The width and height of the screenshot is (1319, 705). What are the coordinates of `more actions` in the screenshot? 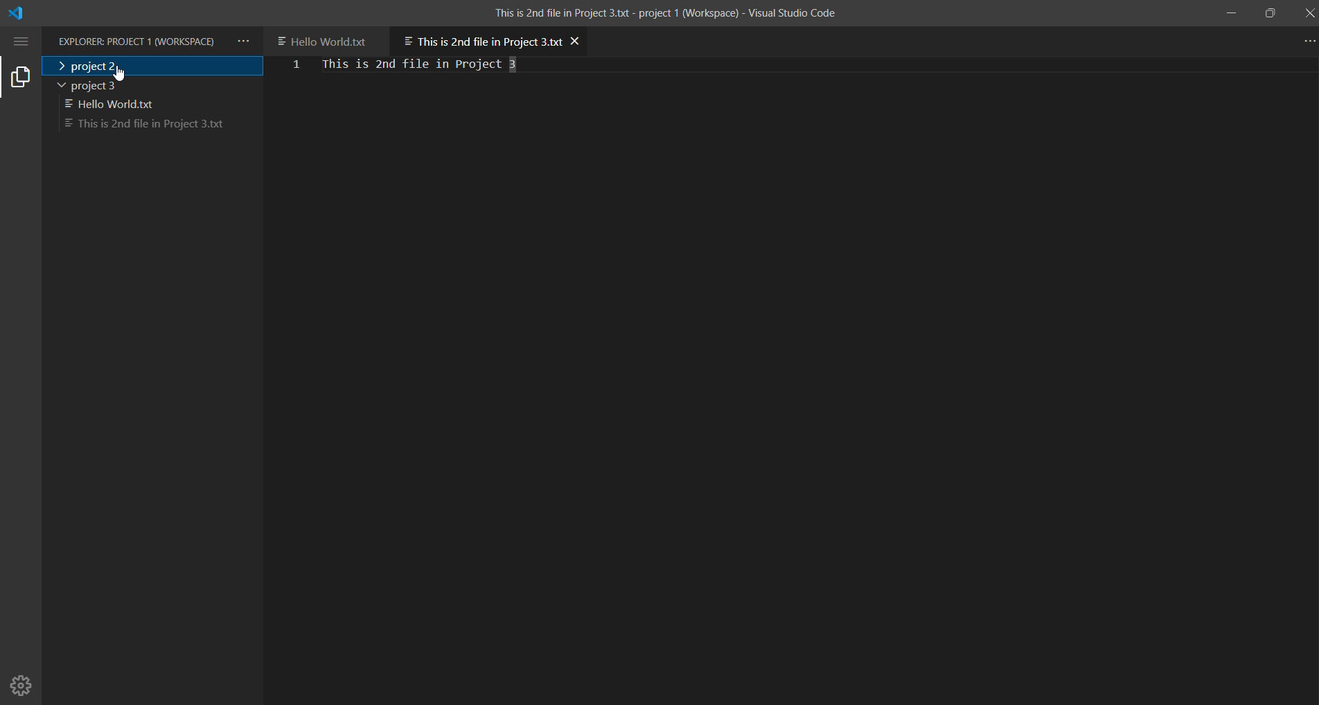 It's located at (1304, 40).